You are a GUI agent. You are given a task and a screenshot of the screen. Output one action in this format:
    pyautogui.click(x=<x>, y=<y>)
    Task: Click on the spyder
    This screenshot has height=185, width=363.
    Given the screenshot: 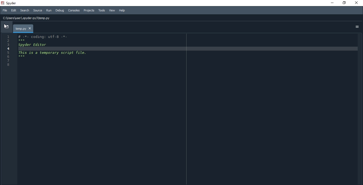 What is the action you would take?
    pyautogui.click(x=13, y=3)
    